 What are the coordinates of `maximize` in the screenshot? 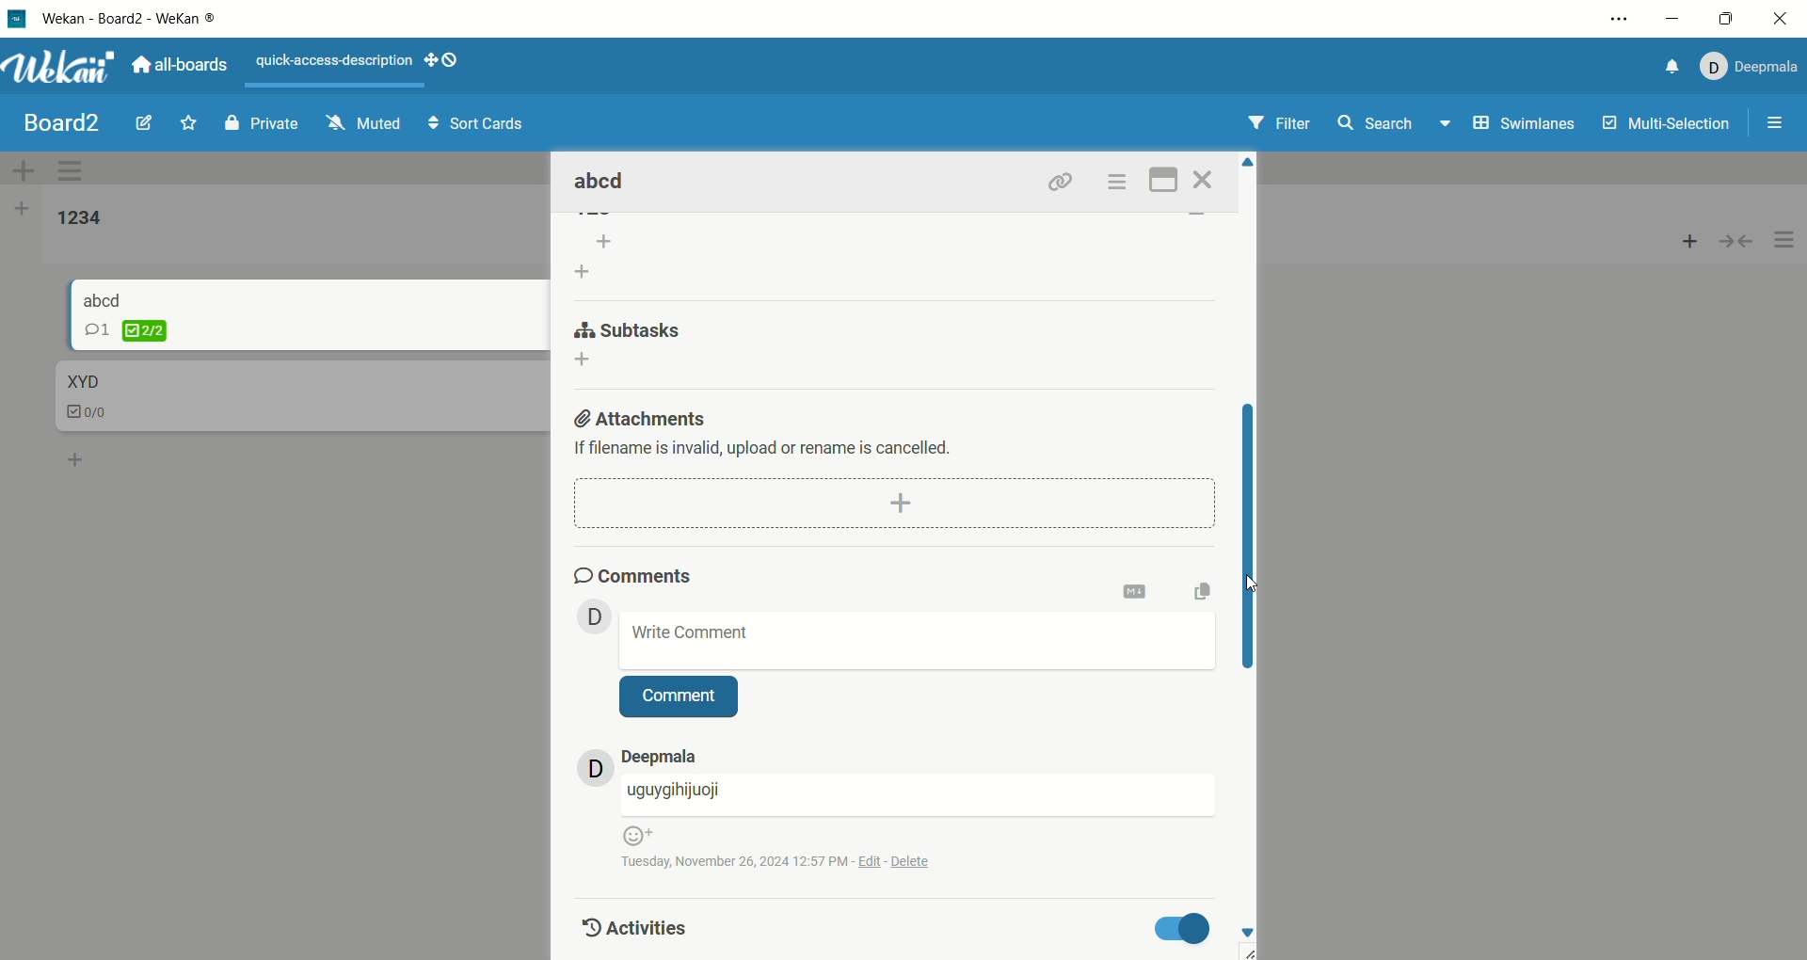 It's located at (1165, 178).